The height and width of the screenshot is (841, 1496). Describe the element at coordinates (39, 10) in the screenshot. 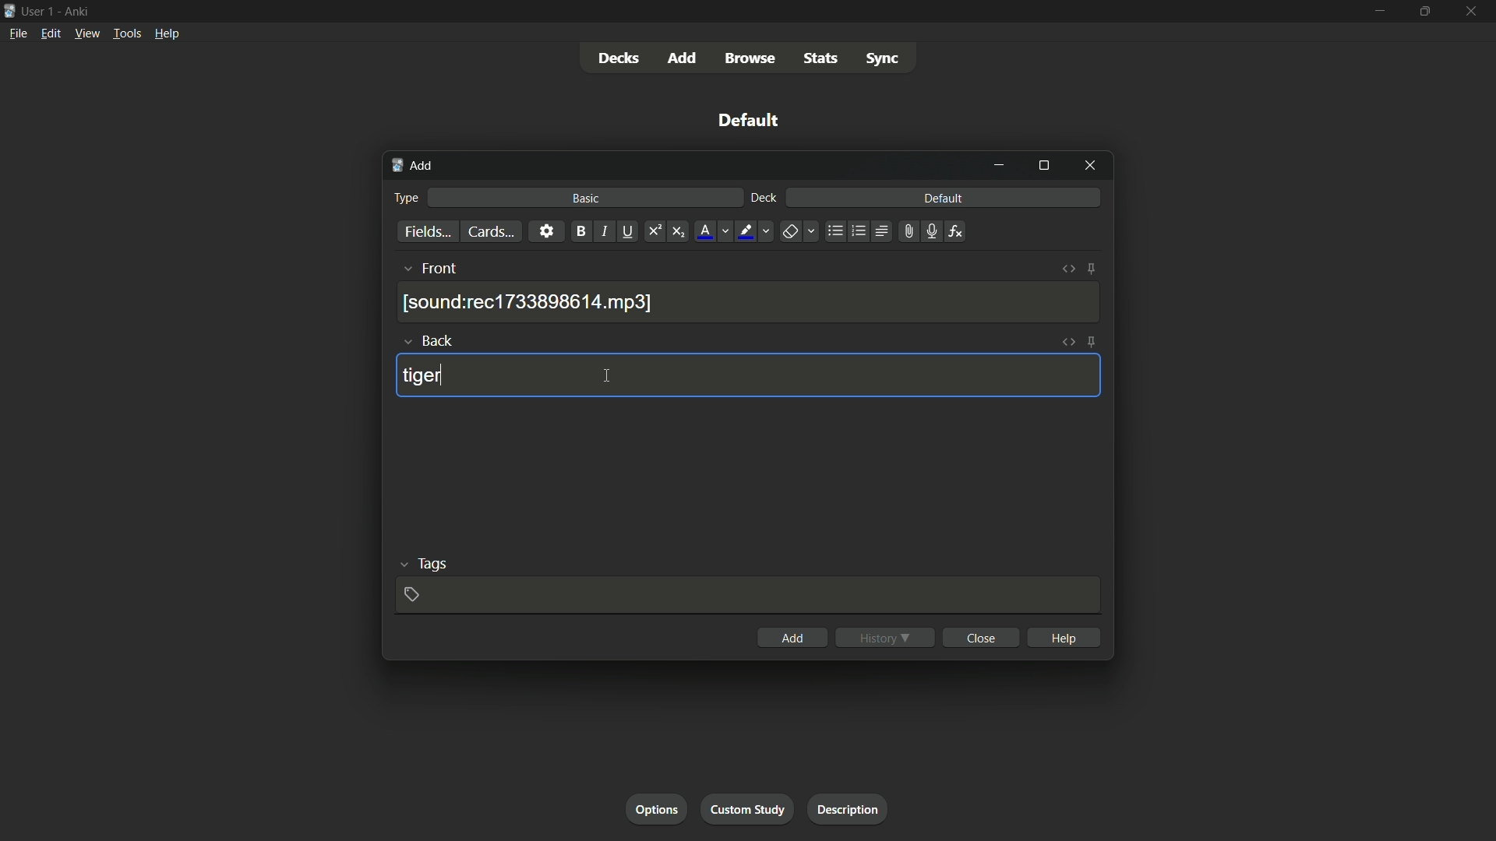

I see `user 1` at that location.